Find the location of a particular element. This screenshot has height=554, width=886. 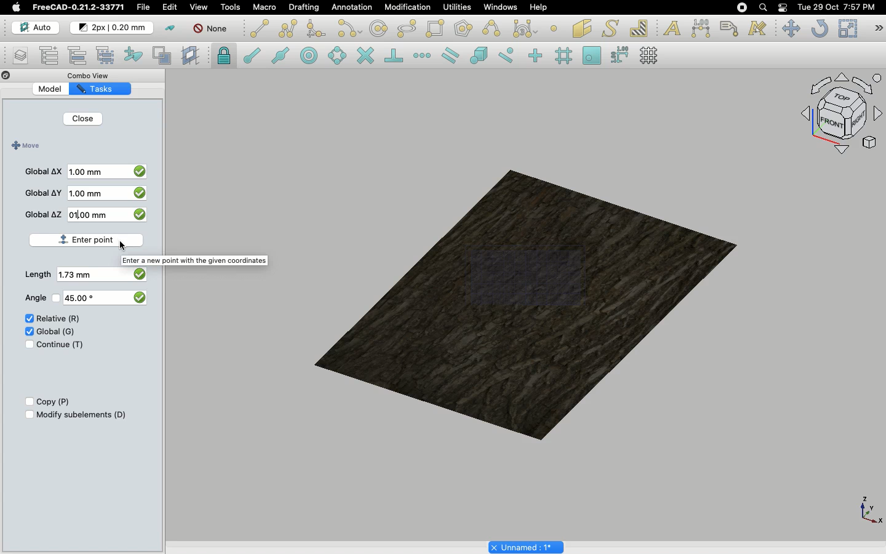

Enter a new point with the given coordinates  is located at coordinates (199, 261).